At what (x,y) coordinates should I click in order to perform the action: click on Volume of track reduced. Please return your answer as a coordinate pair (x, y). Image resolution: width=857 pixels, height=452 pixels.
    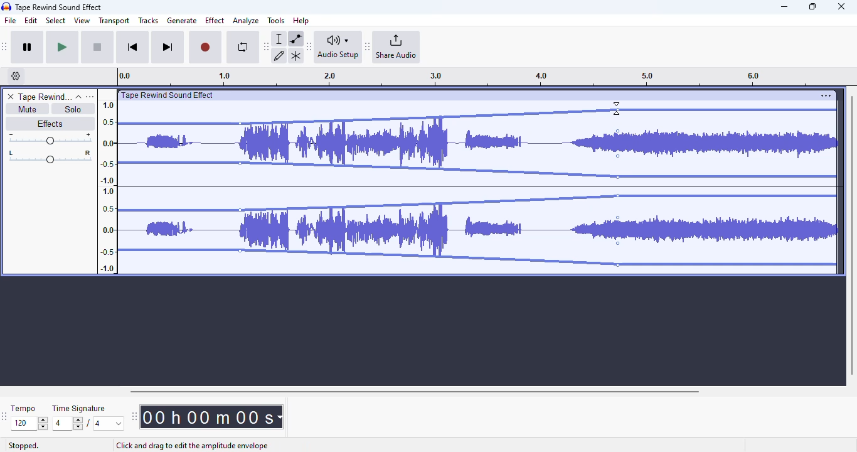
    Looking at the image, I should click on (429, 183).